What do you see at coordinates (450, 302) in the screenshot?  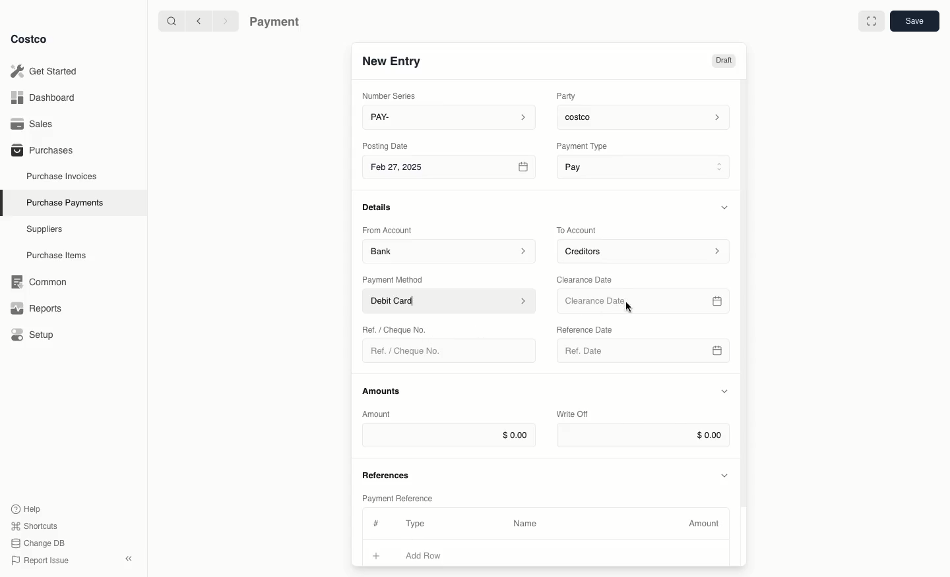 I see `Debit Card` at bounding box center [450, 302].